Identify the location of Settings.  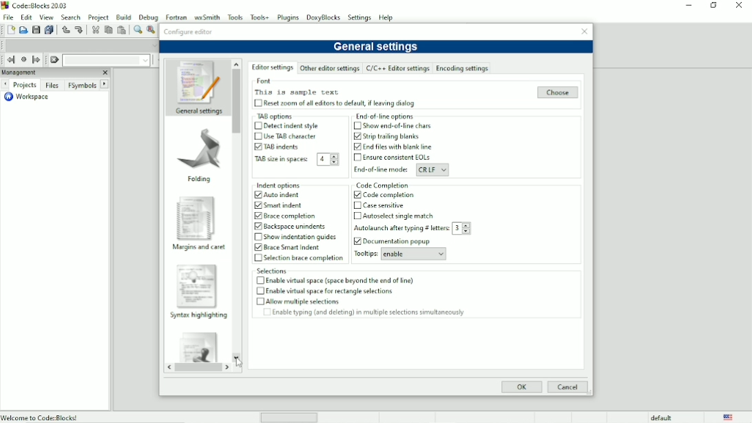
(360, 17).